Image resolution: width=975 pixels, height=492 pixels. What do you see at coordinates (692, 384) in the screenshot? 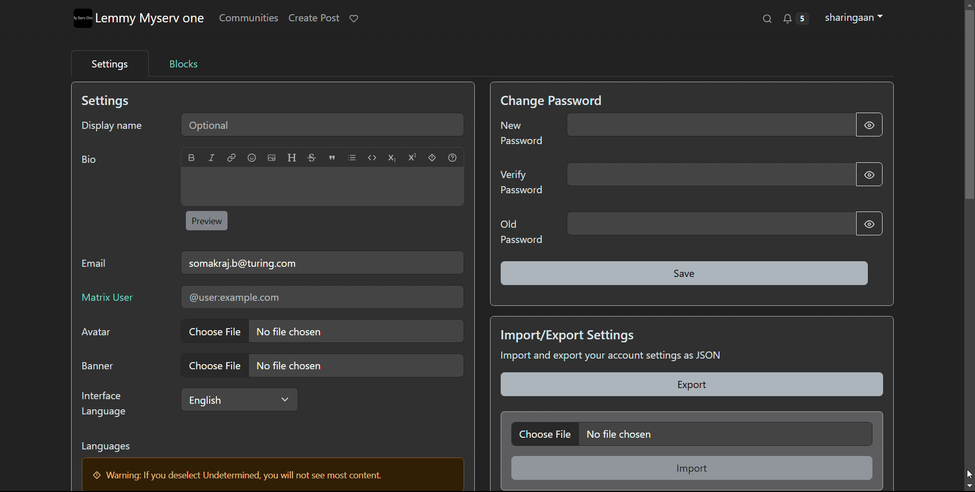
I see `export` at bounding box center [692, 384].